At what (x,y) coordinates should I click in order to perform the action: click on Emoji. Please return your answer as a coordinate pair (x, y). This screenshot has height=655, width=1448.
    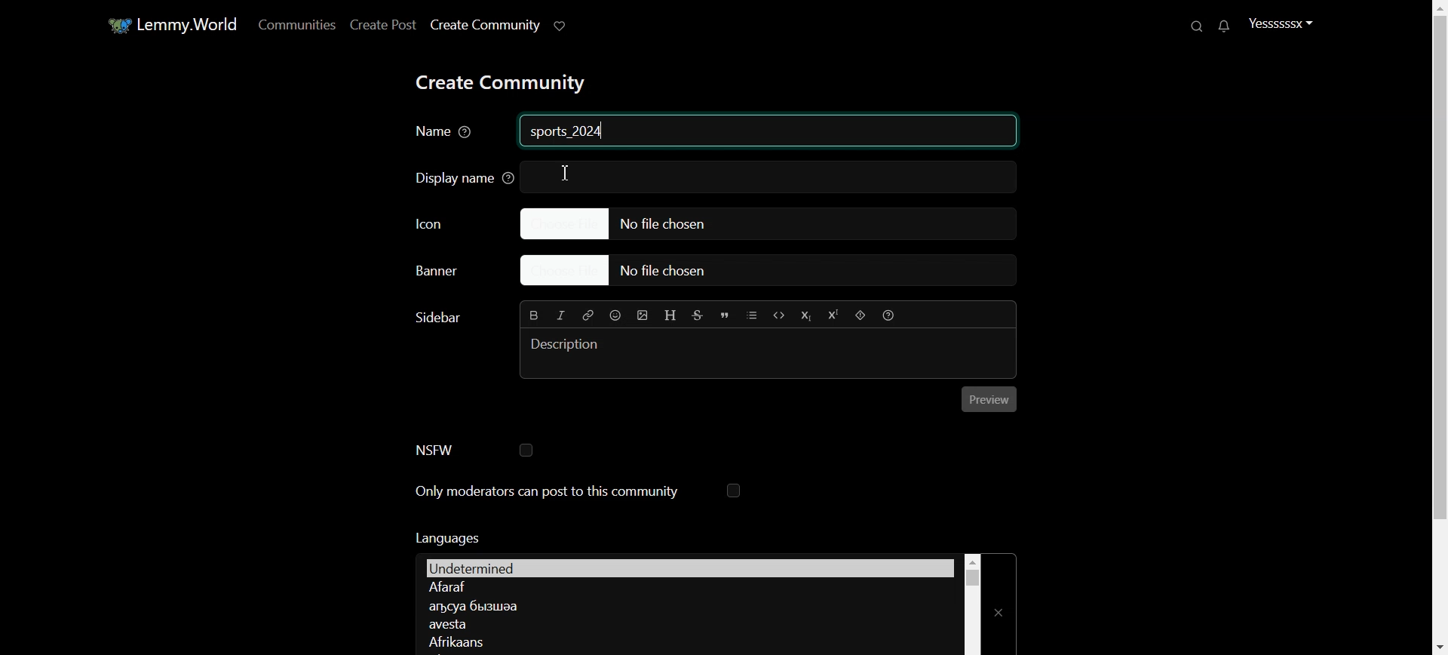
    Looking at the image, I should click on (616, 315).